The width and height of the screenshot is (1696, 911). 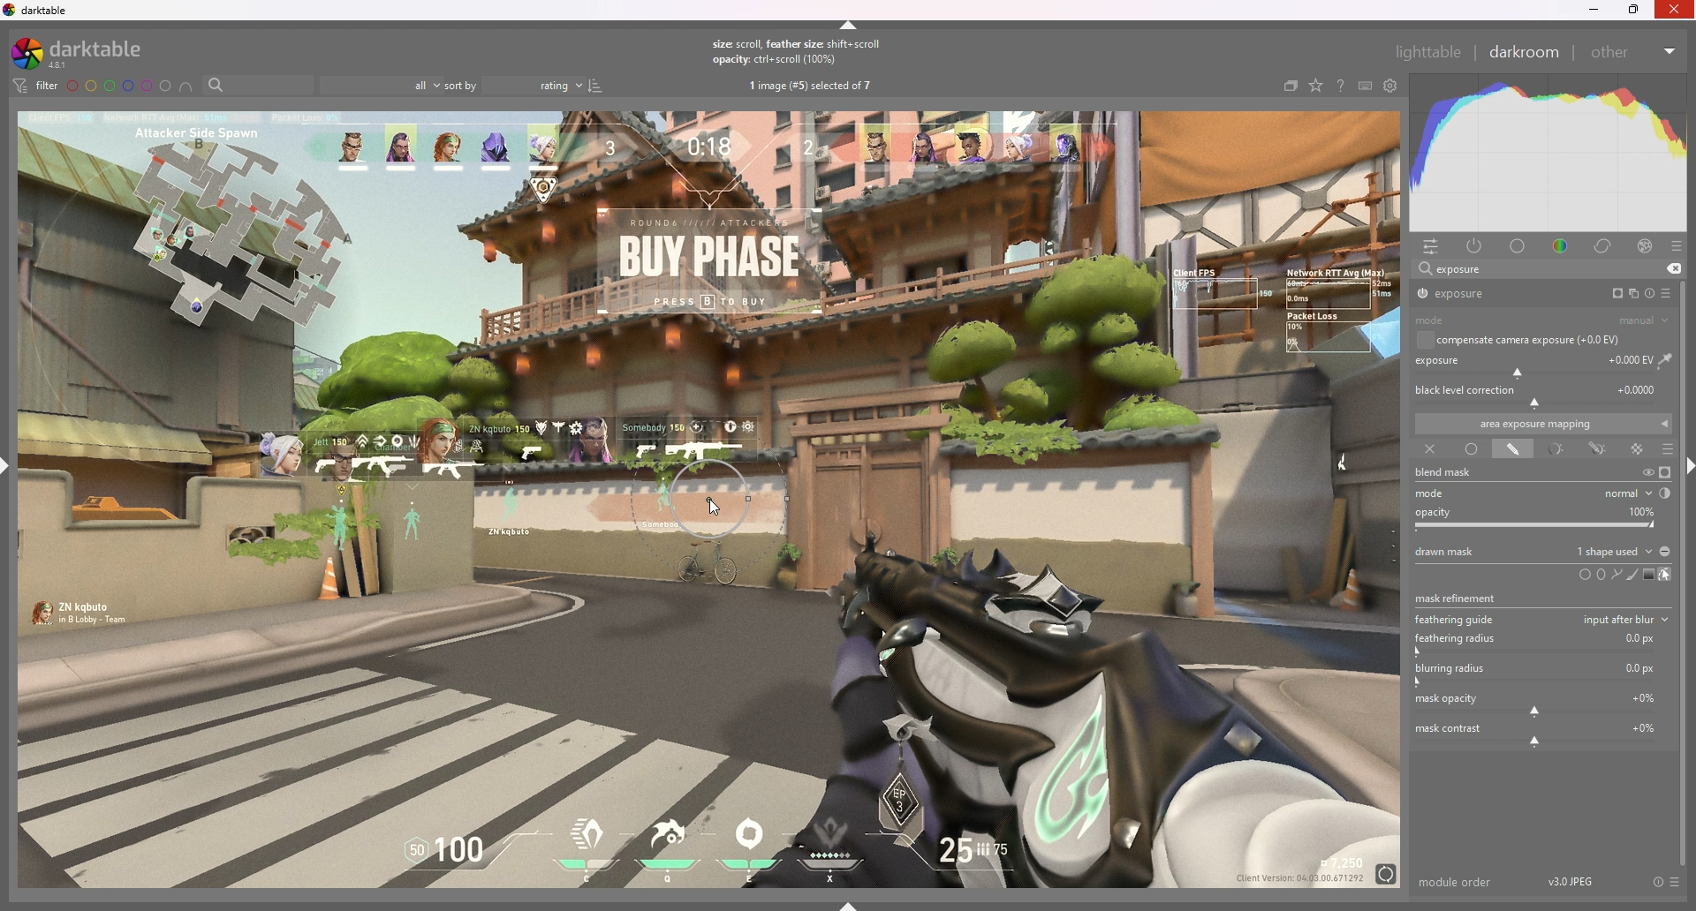 What do you see at coordinates (1454, 473) in the screenshot?
I see `blend mask` at bounding box center [1454, 473].